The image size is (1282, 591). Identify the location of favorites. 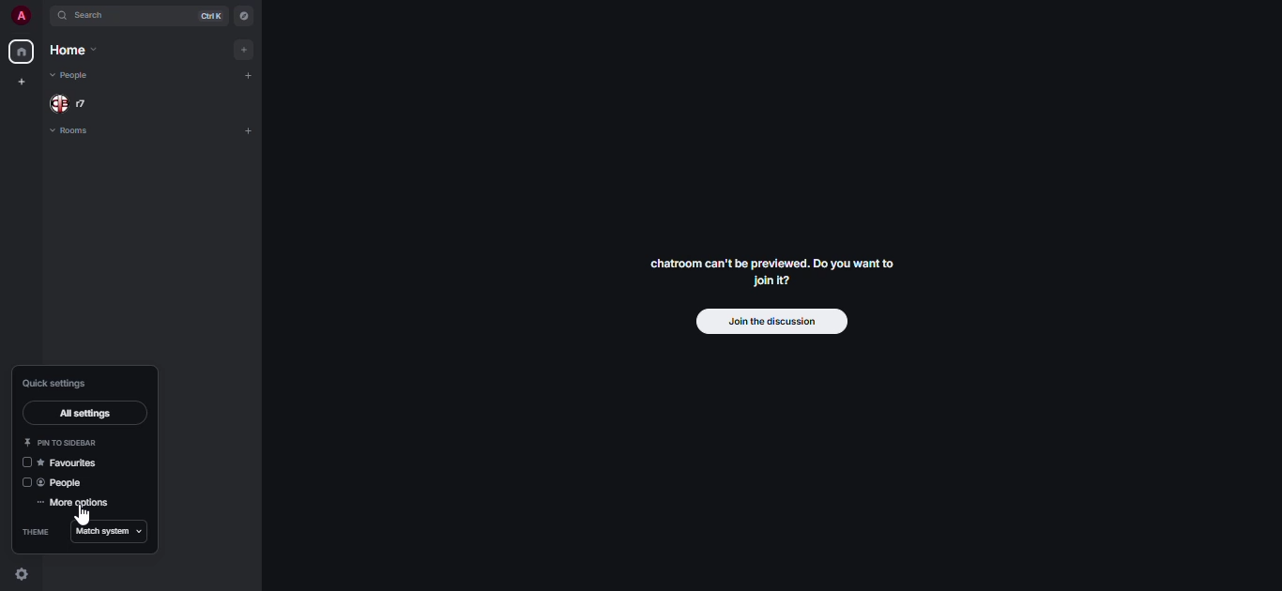
(61, 462).